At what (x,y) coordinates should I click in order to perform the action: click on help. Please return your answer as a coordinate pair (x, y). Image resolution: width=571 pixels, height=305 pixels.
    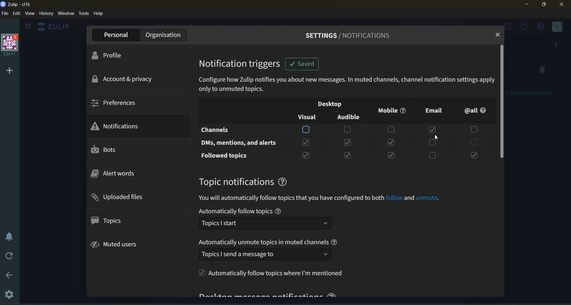
    Looking at the image, I should click on (99, 13).